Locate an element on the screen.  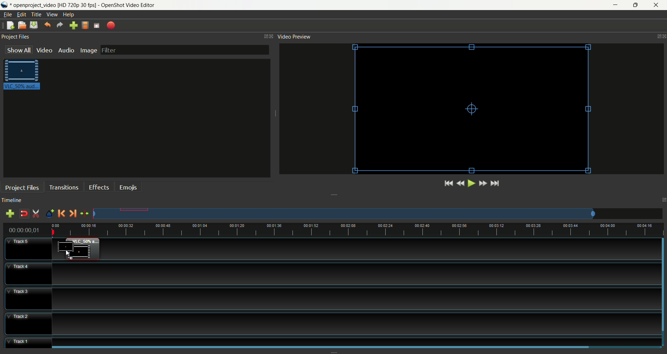
video preview is located at coordinates (294, 37).